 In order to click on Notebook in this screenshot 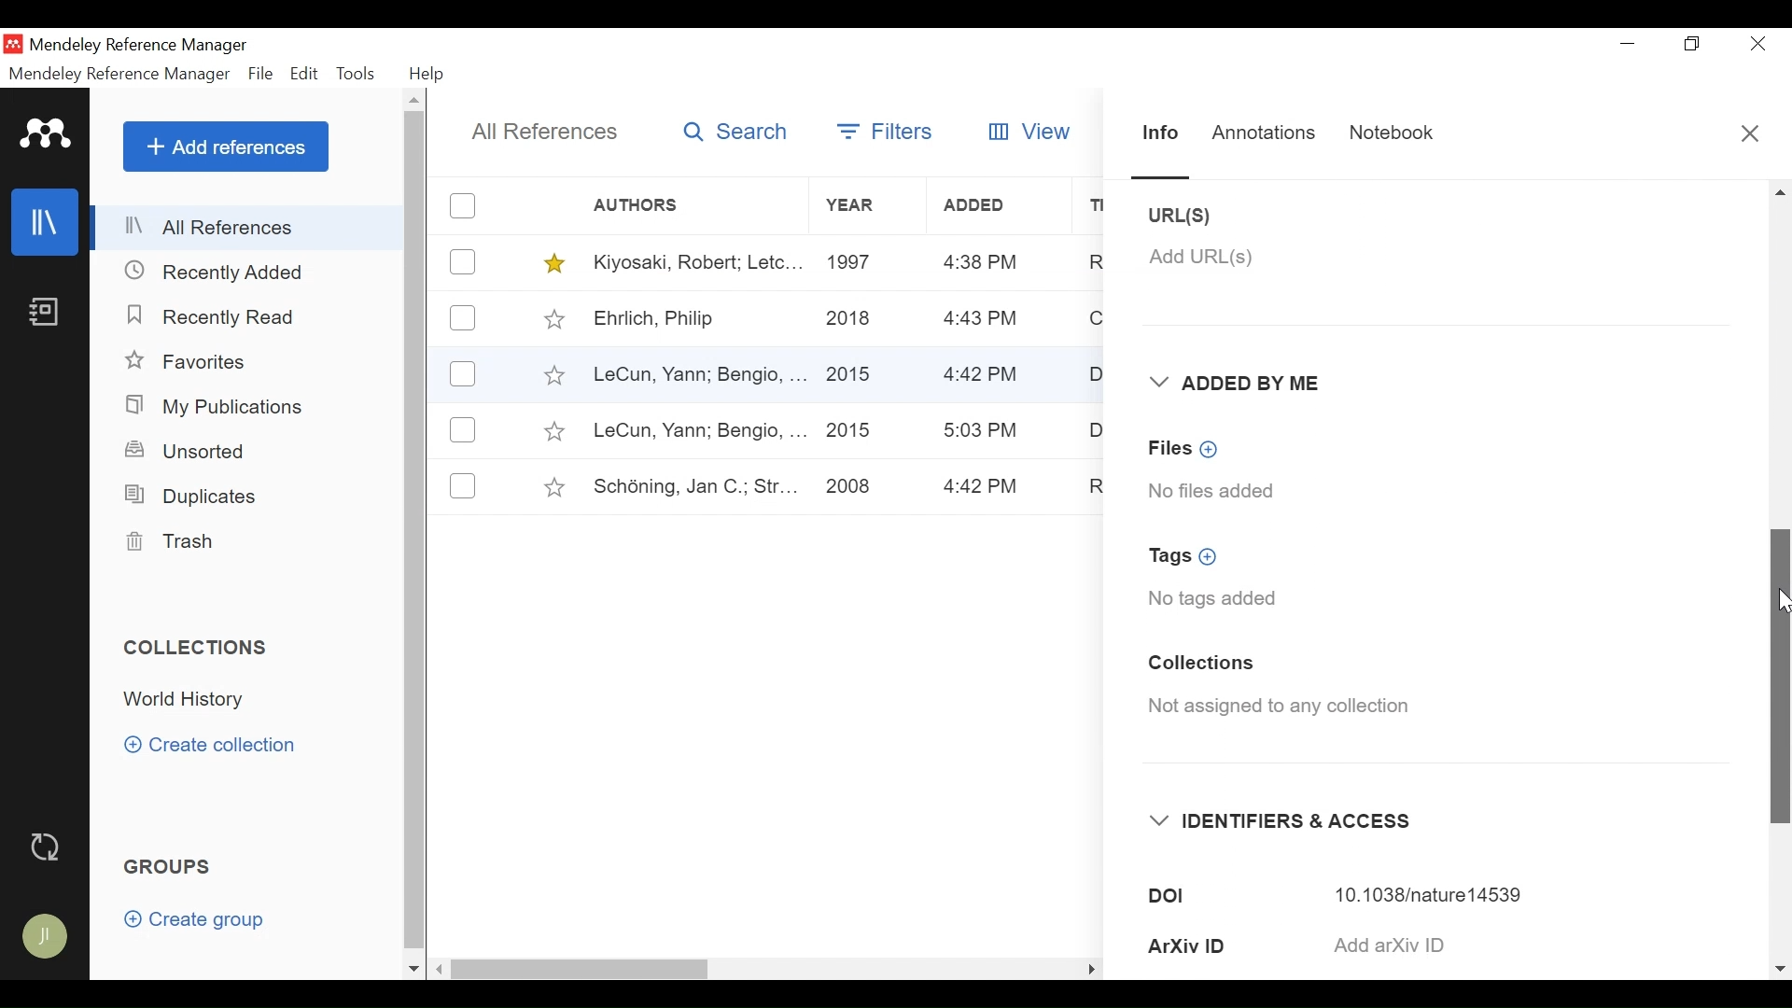, I will do `click(1385, 134)`.